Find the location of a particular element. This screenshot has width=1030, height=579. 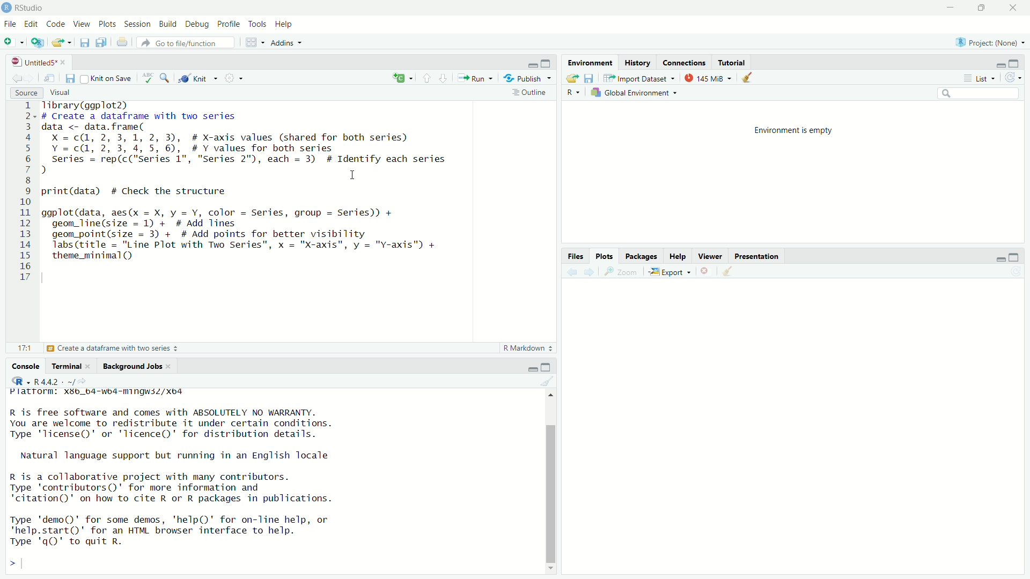

ABC is located at coordinates (147, 78).